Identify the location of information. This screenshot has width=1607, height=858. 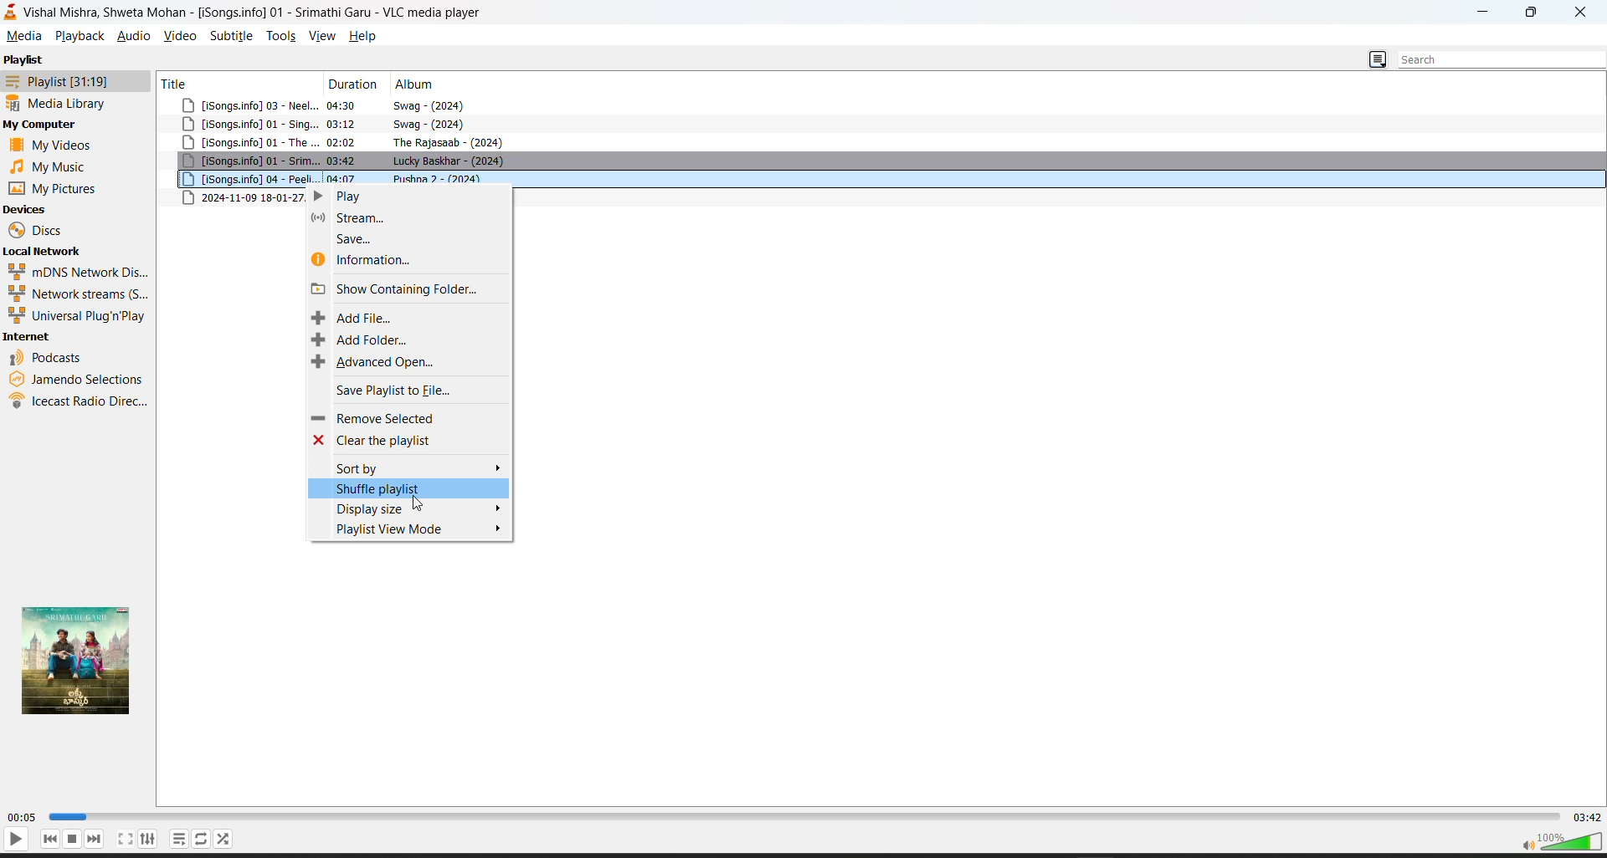
(359, 261).